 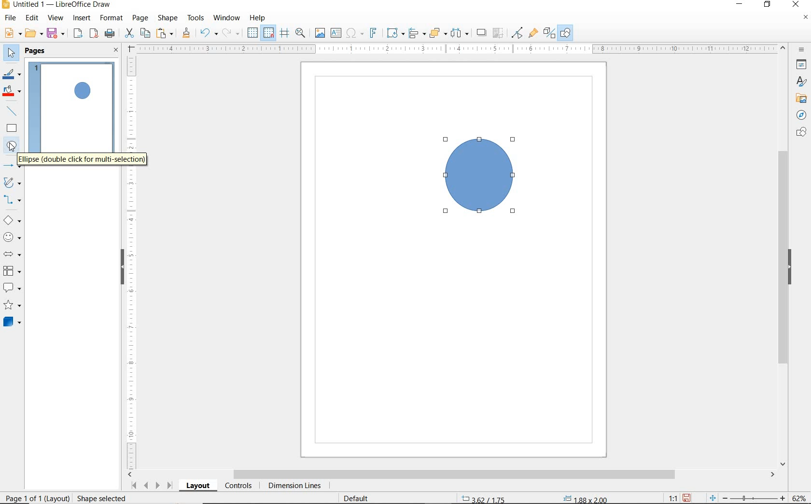 What do you see at coordinates (481, 179) in the screenshot?
I see `DRAWN CIRCLE` at bounding box center [481, 179].